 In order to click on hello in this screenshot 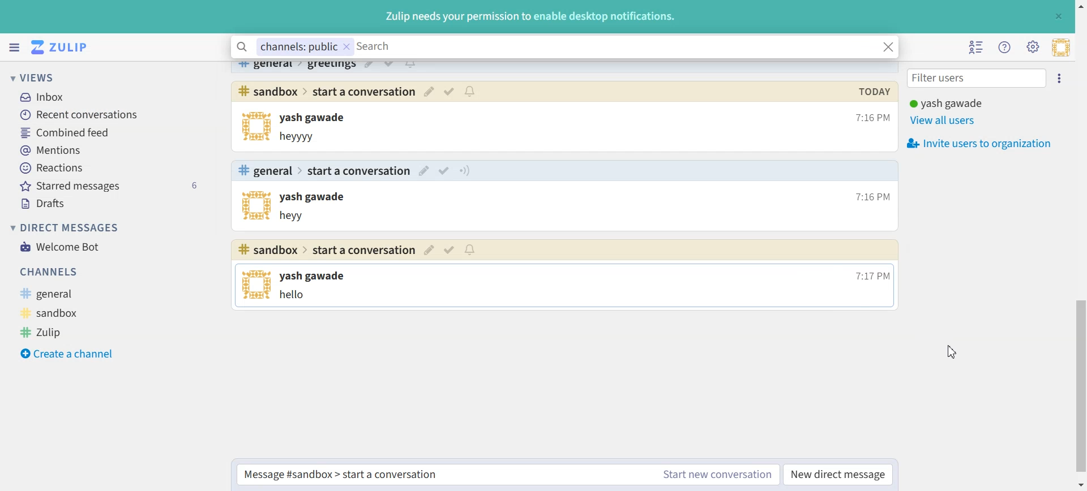, I will do `click(297, 296)`.